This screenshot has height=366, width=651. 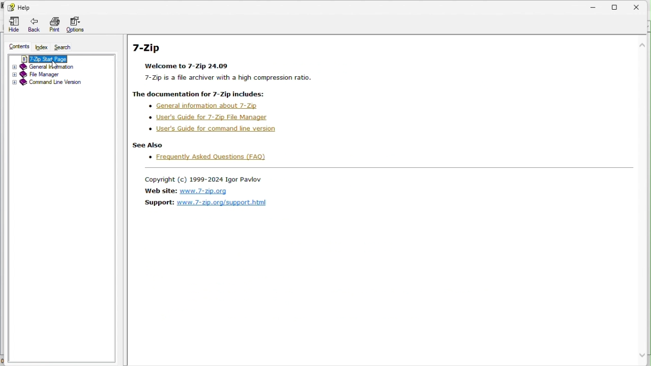 What do you see at coordinates (69, 46) in the screenshot?
I see `Search` at bounding box center [69, 46].